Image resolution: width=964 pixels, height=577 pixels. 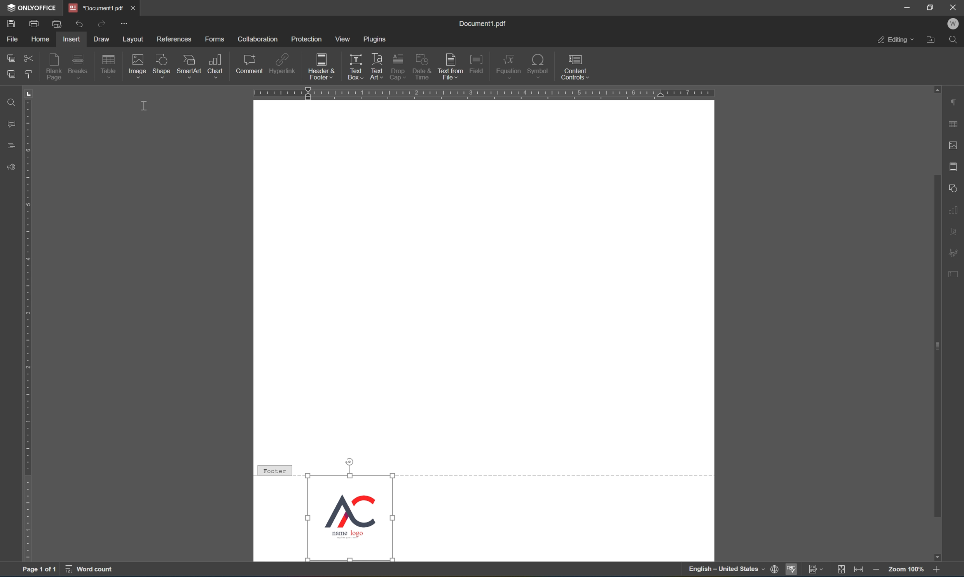 What do you see at coordinates (362, 75) in the screenshot?
I see `edit header or footer` at bounding box center [362, 75].